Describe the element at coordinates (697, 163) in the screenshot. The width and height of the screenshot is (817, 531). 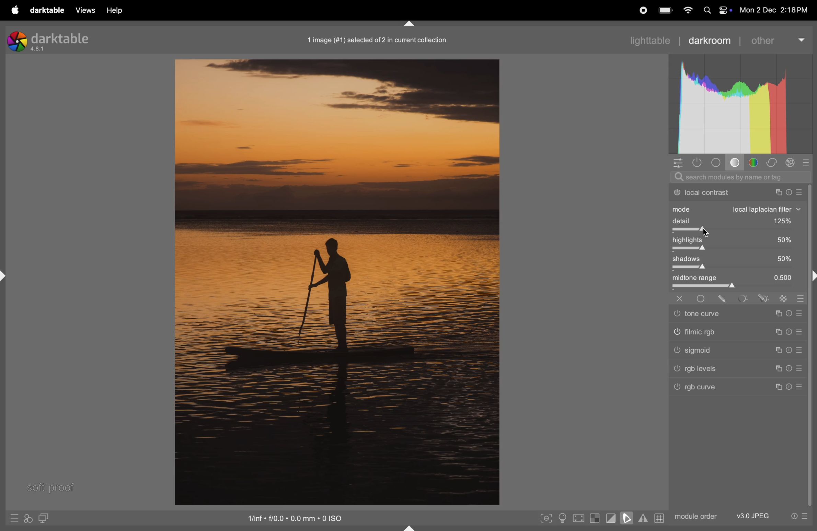
I see `show only active modules` at that location.